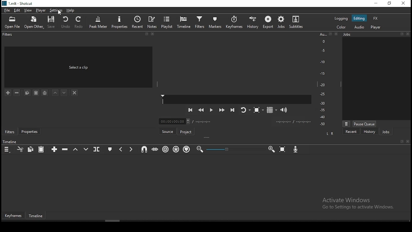  I want to click on toggle zoom, so click(257, 111).